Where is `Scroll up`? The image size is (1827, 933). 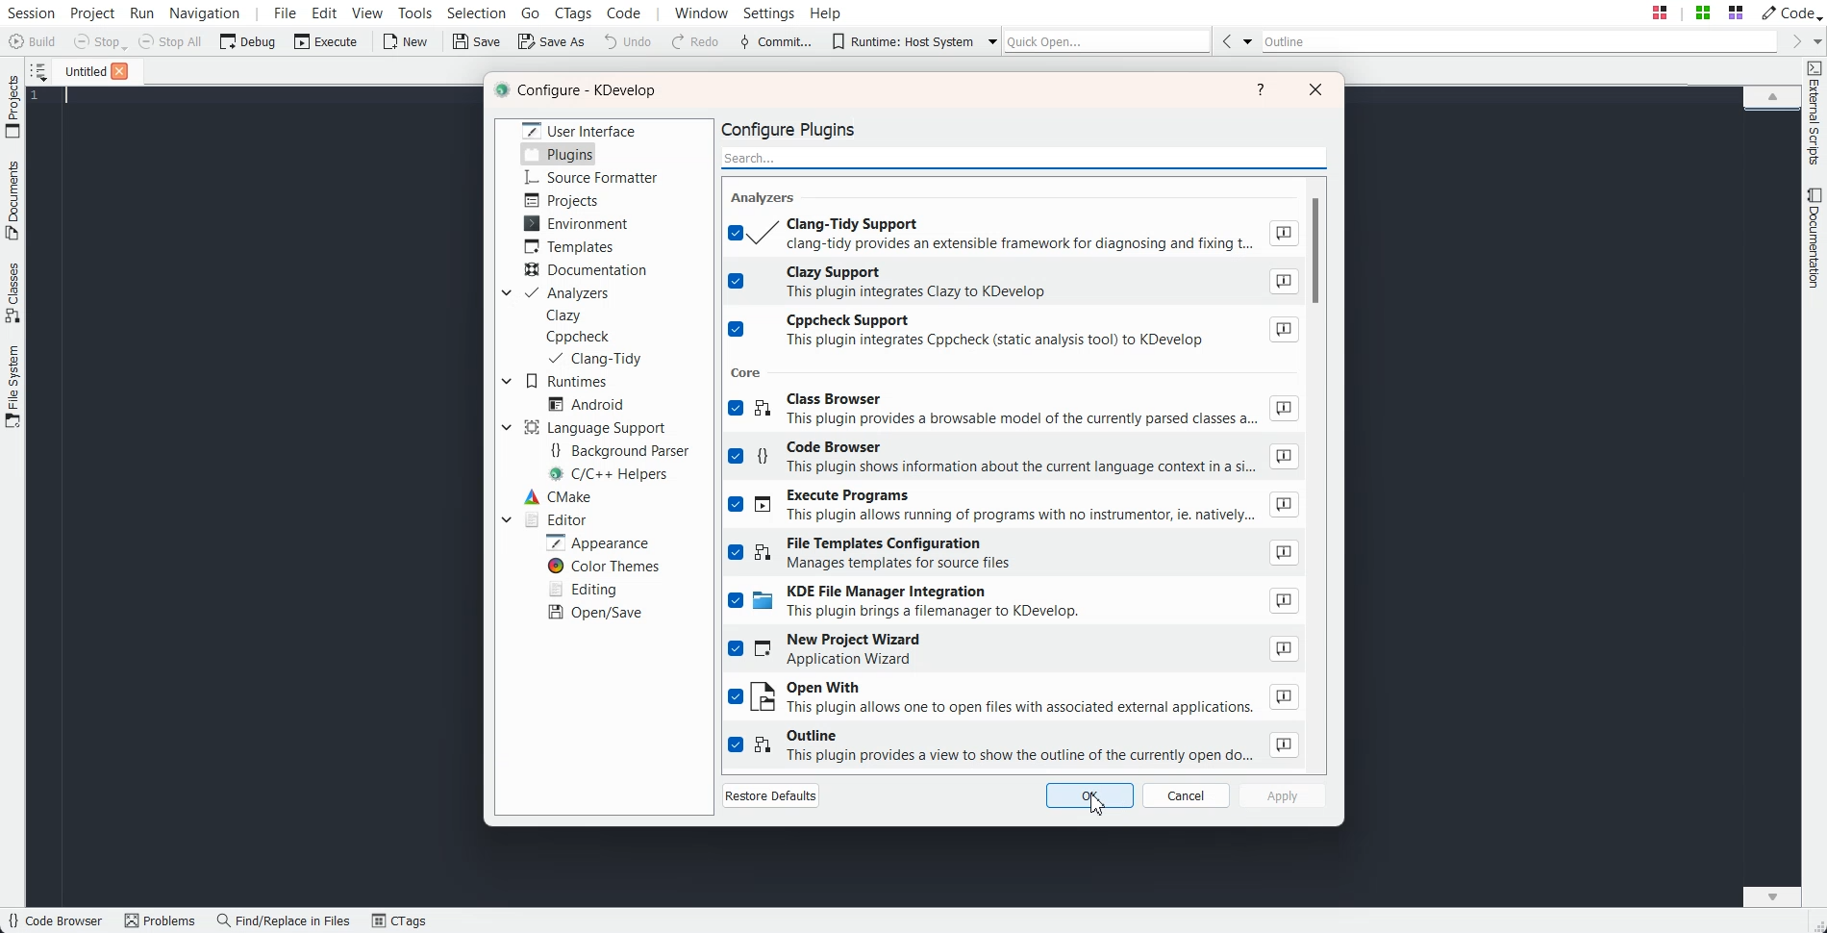
Scroll up is located at coordinates (1772, 95).